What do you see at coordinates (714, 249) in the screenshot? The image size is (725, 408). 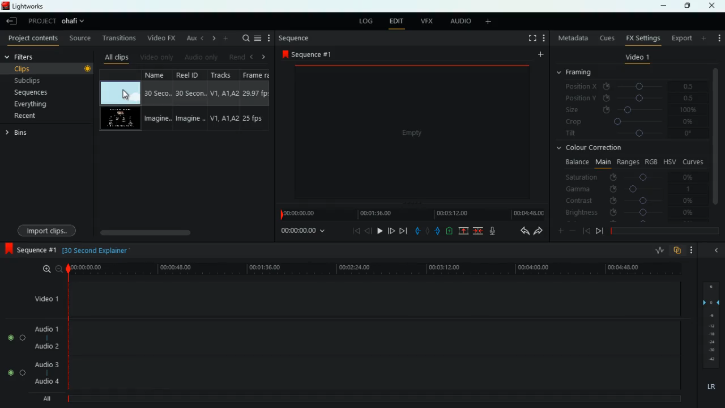 I see `hide` at bounding box center [714, 249].